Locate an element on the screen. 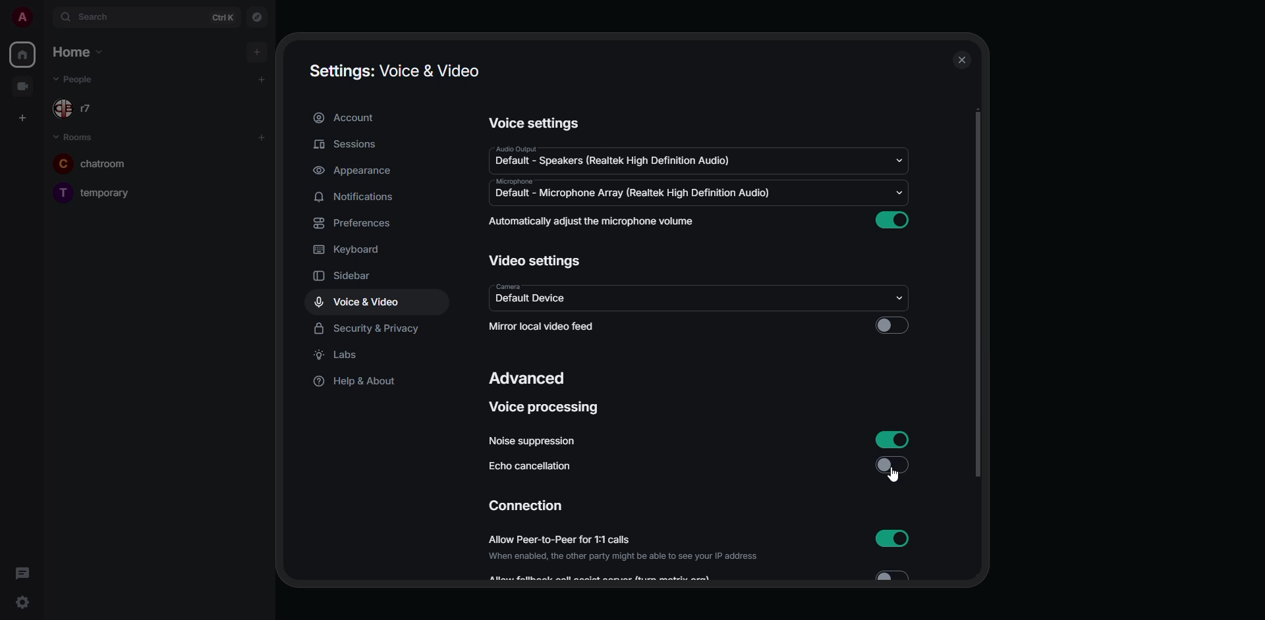 This screenshot has height=620, width=1265. navigator is located at coordinates (259, 17).